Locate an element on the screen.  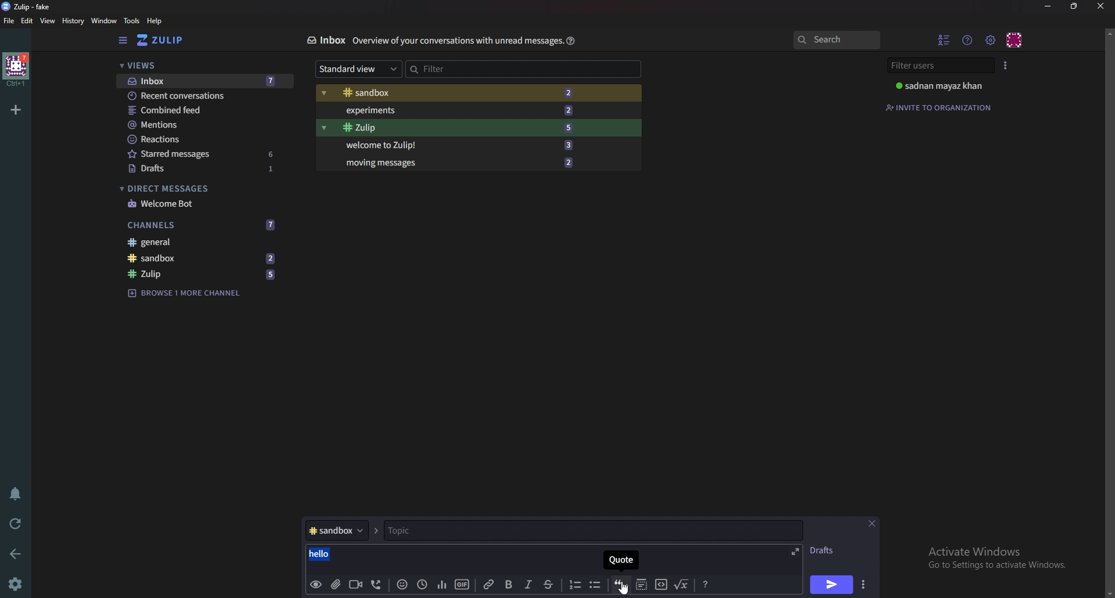
Tools is located at coordinates (132, 21).